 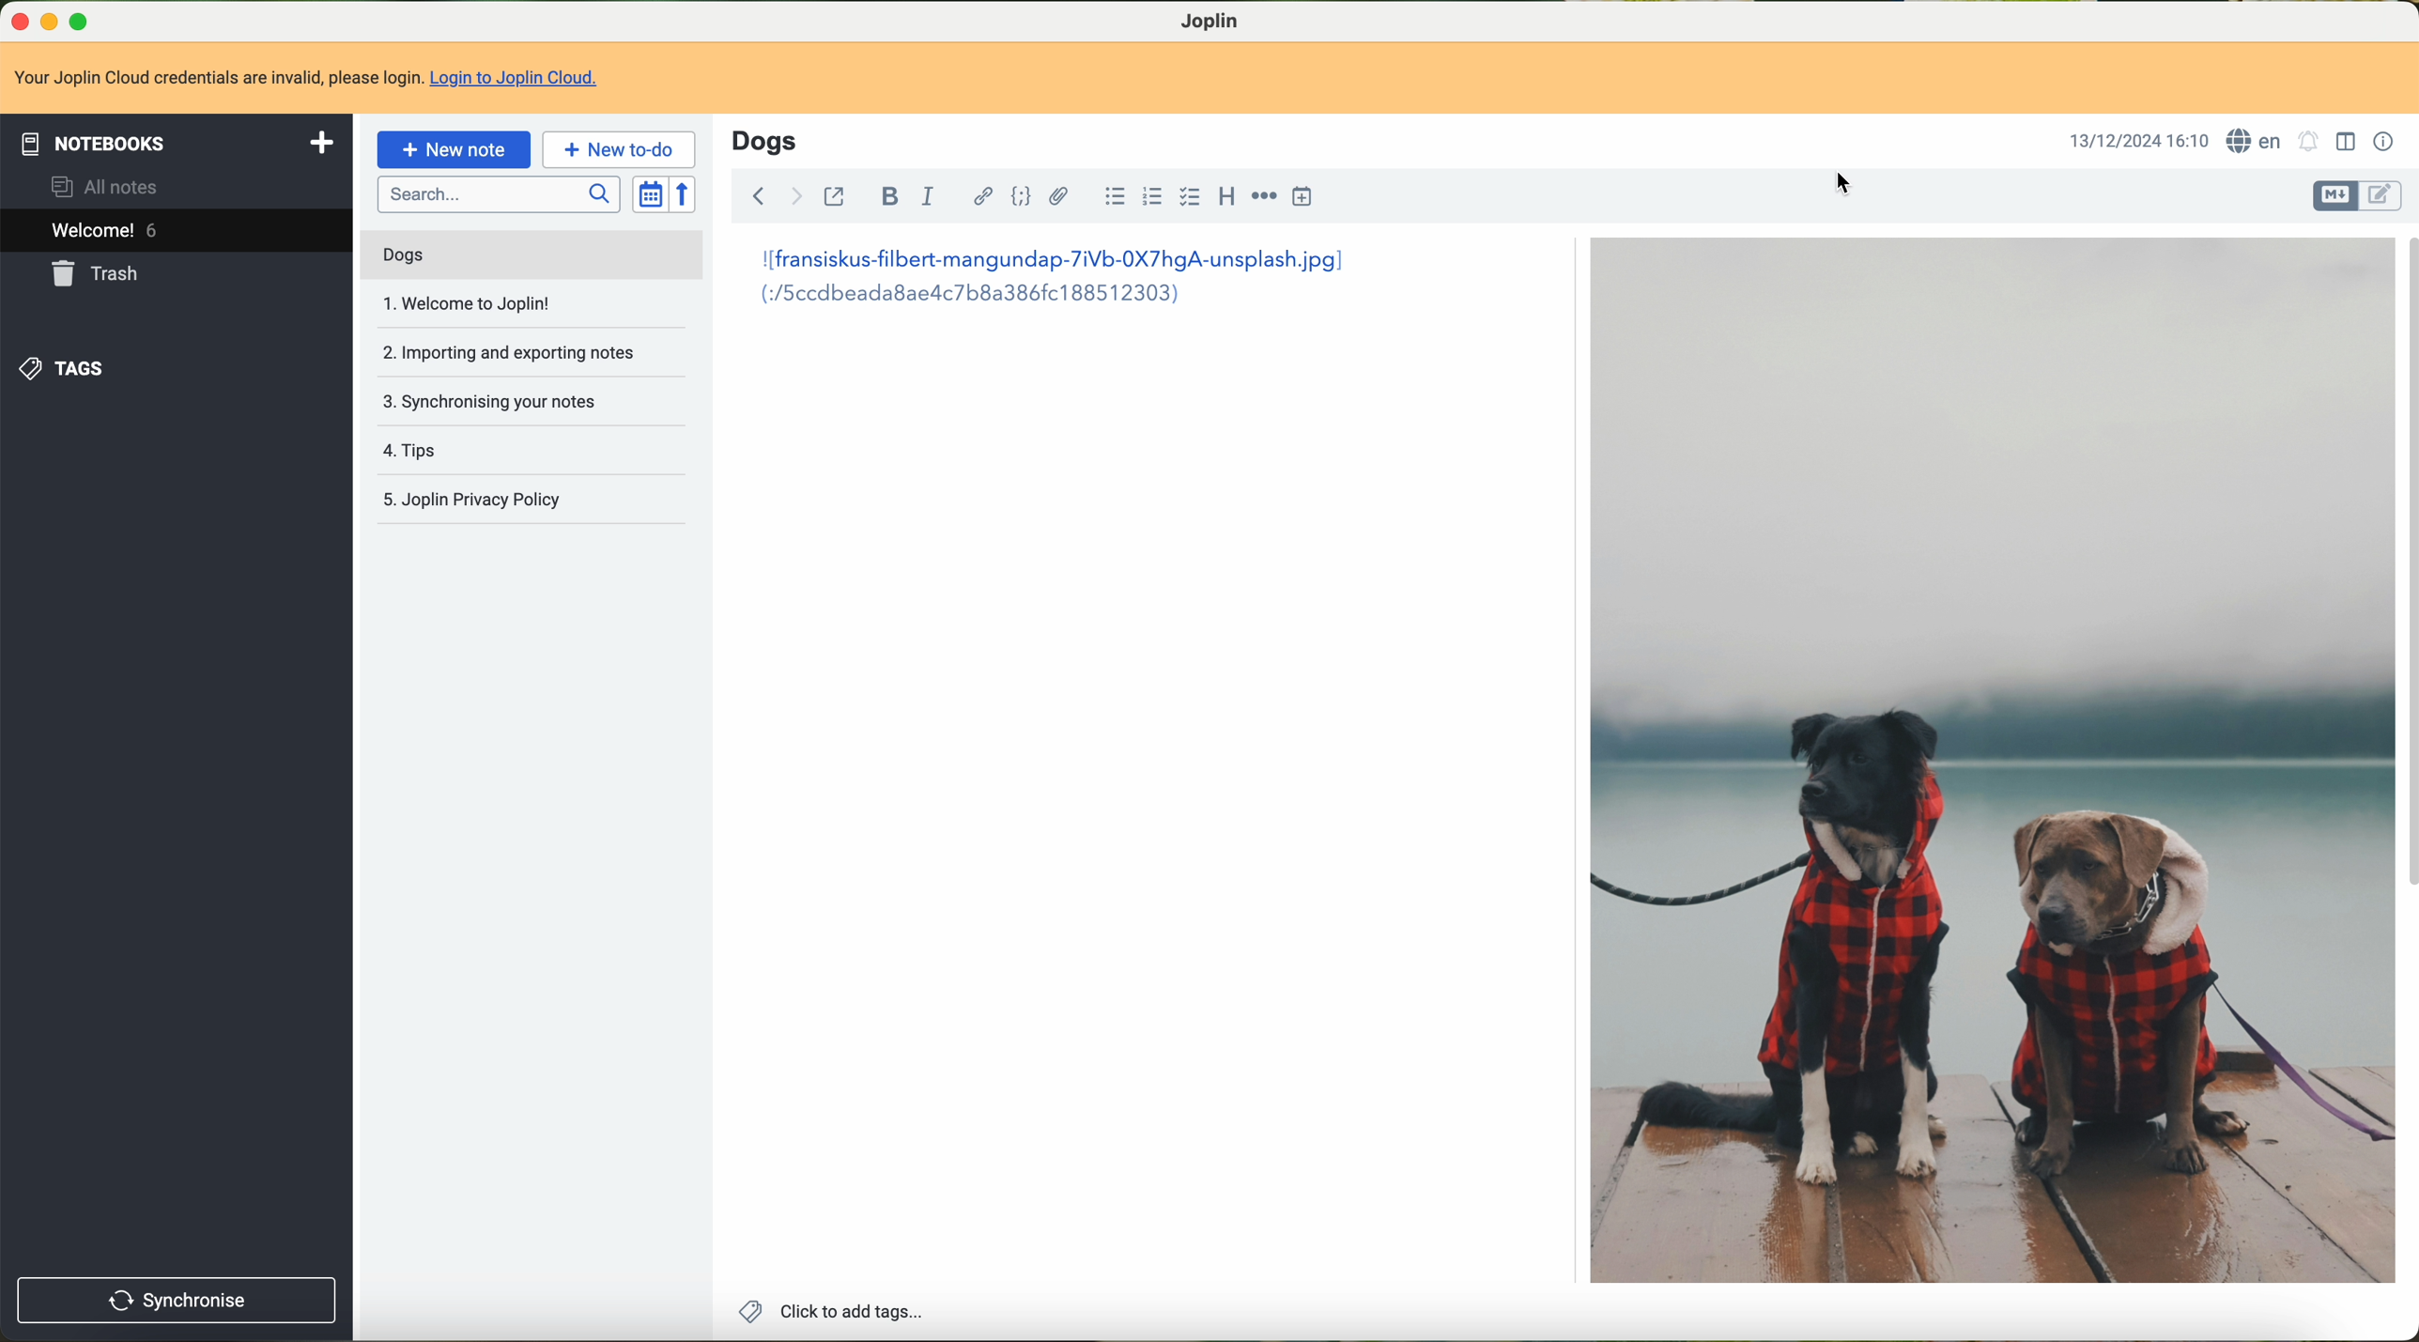 What do you see at coordinates (928, 199) in the screenshot?
I see `italic` at bounding box center [928, 199].